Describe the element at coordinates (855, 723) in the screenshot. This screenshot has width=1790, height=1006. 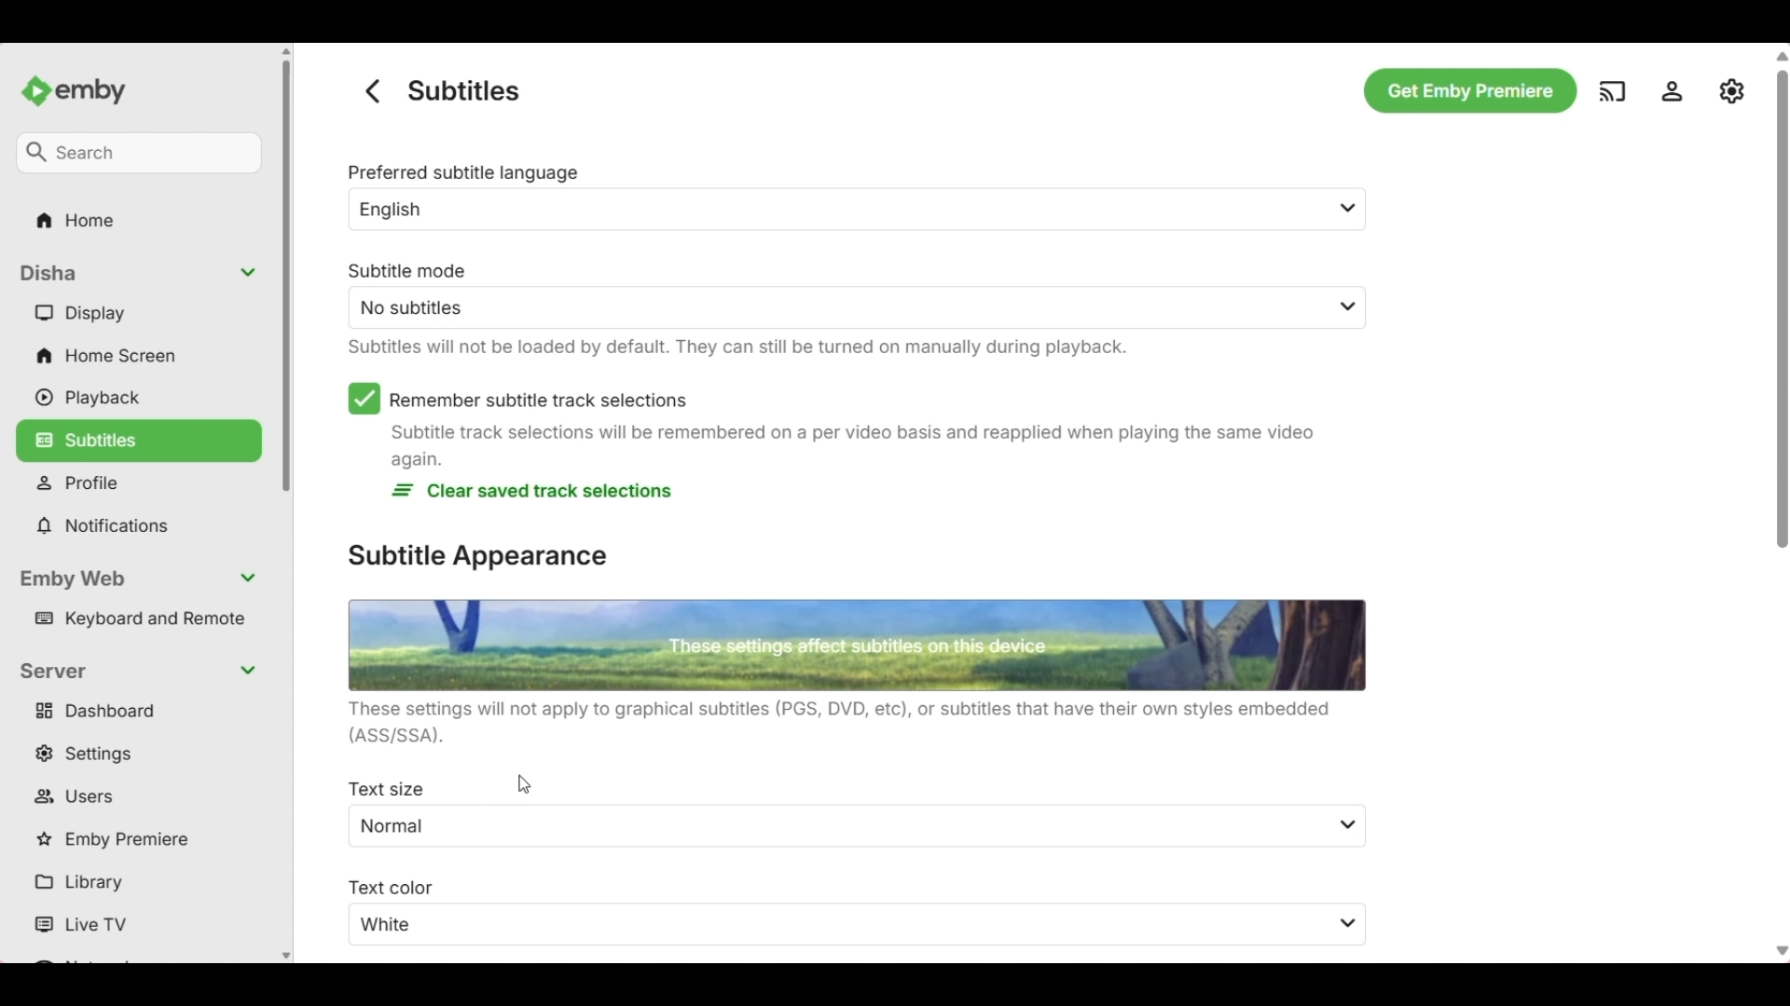
I see `Information about preview shown above` at that location.